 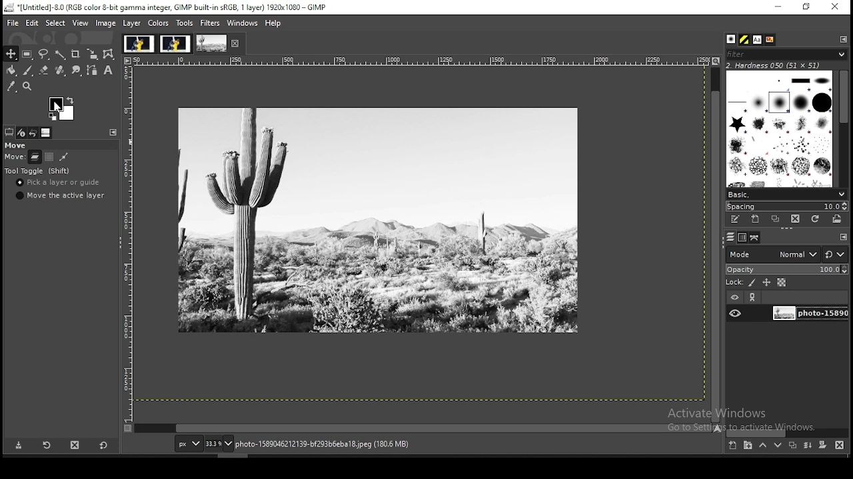 I want to click on move tool, so click(x=10, y=53).